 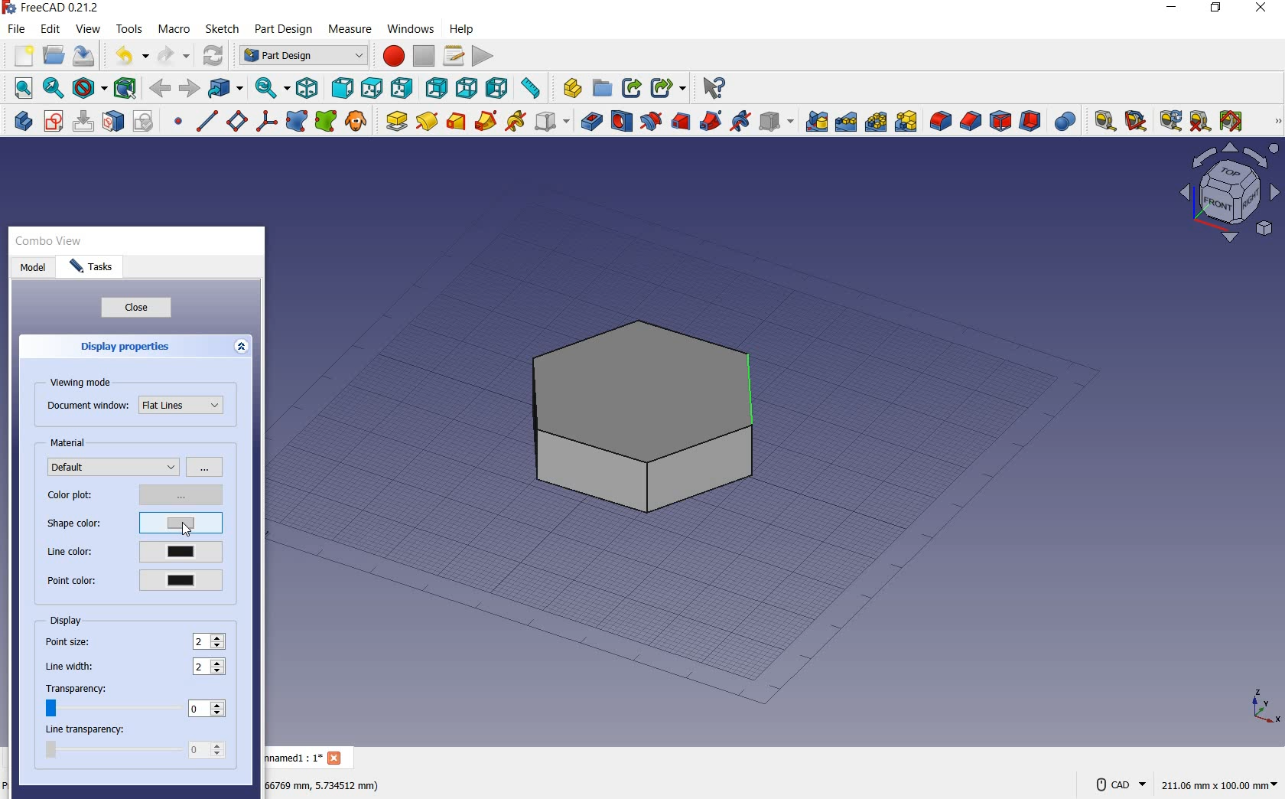 What do you see at coordinates (207, 703) in the screenshot?
I see `0(value)` at bounding box center [207, 703].